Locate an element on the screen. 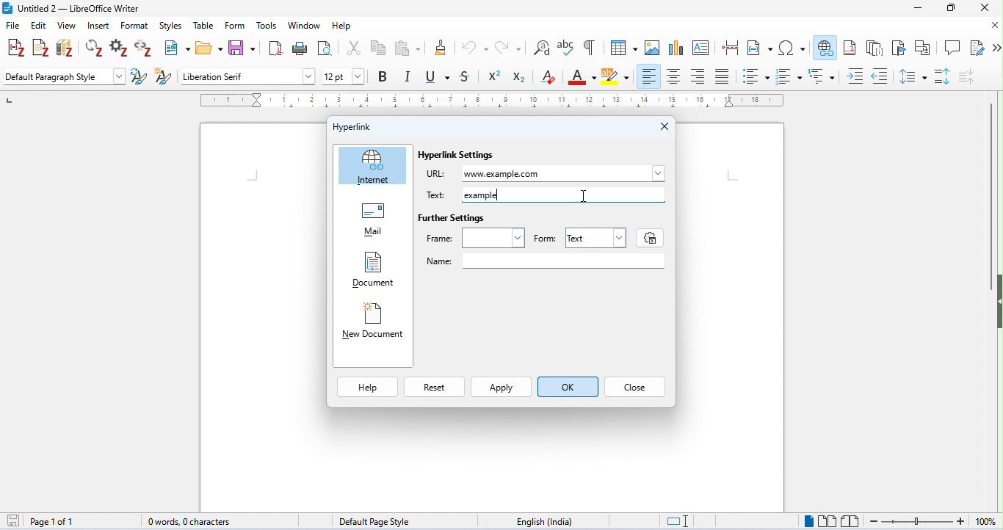 This screenshot has width=1003, height=530. Internet is located at coordinates (374, 164).